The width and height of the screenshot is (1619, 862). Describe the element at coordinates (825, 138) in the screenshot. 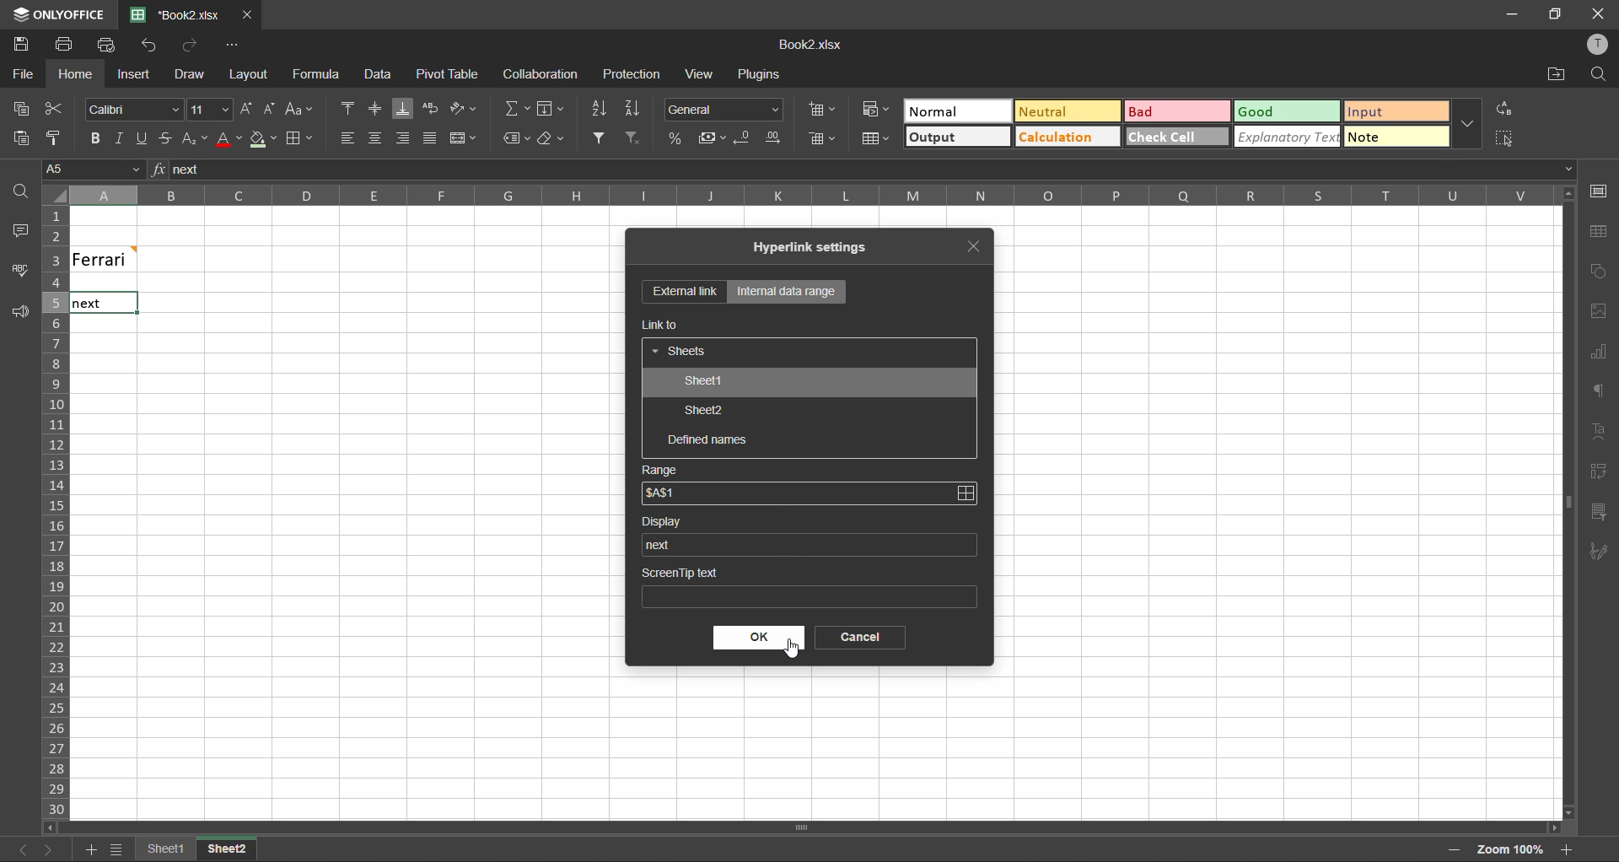

I see `delete cells` at that location.